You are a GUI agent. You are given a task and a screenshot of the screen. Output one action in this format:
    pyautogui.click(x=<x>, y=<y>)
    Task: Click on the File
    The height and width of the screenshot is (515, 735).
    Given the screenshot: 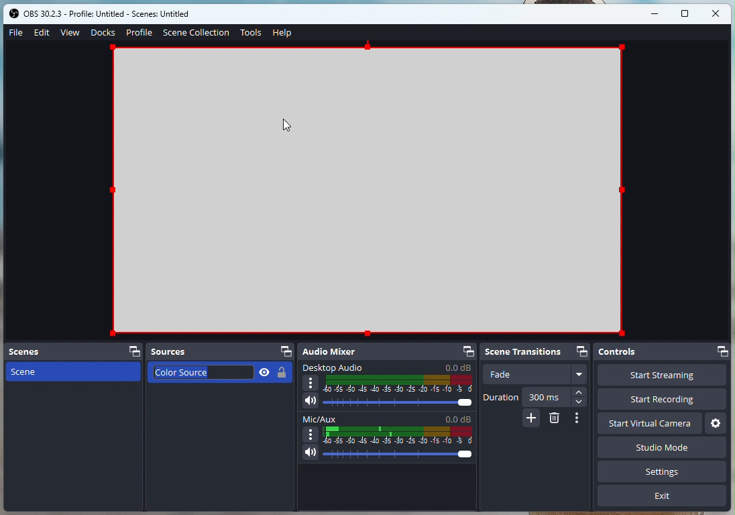 What is the action you would take?
    pyautogui.click(x=15, y=33)
    